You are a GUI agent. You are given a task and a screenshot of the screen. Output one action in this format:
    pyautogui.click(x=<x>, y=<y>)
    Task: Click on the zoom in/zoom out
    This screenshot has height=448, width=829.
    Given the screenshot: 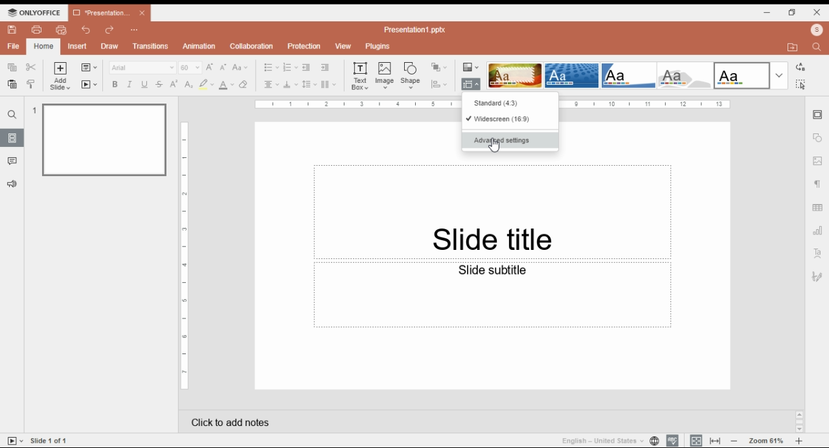 What is the action you would take?
    pyautogui.click(x=799, y=441)
    